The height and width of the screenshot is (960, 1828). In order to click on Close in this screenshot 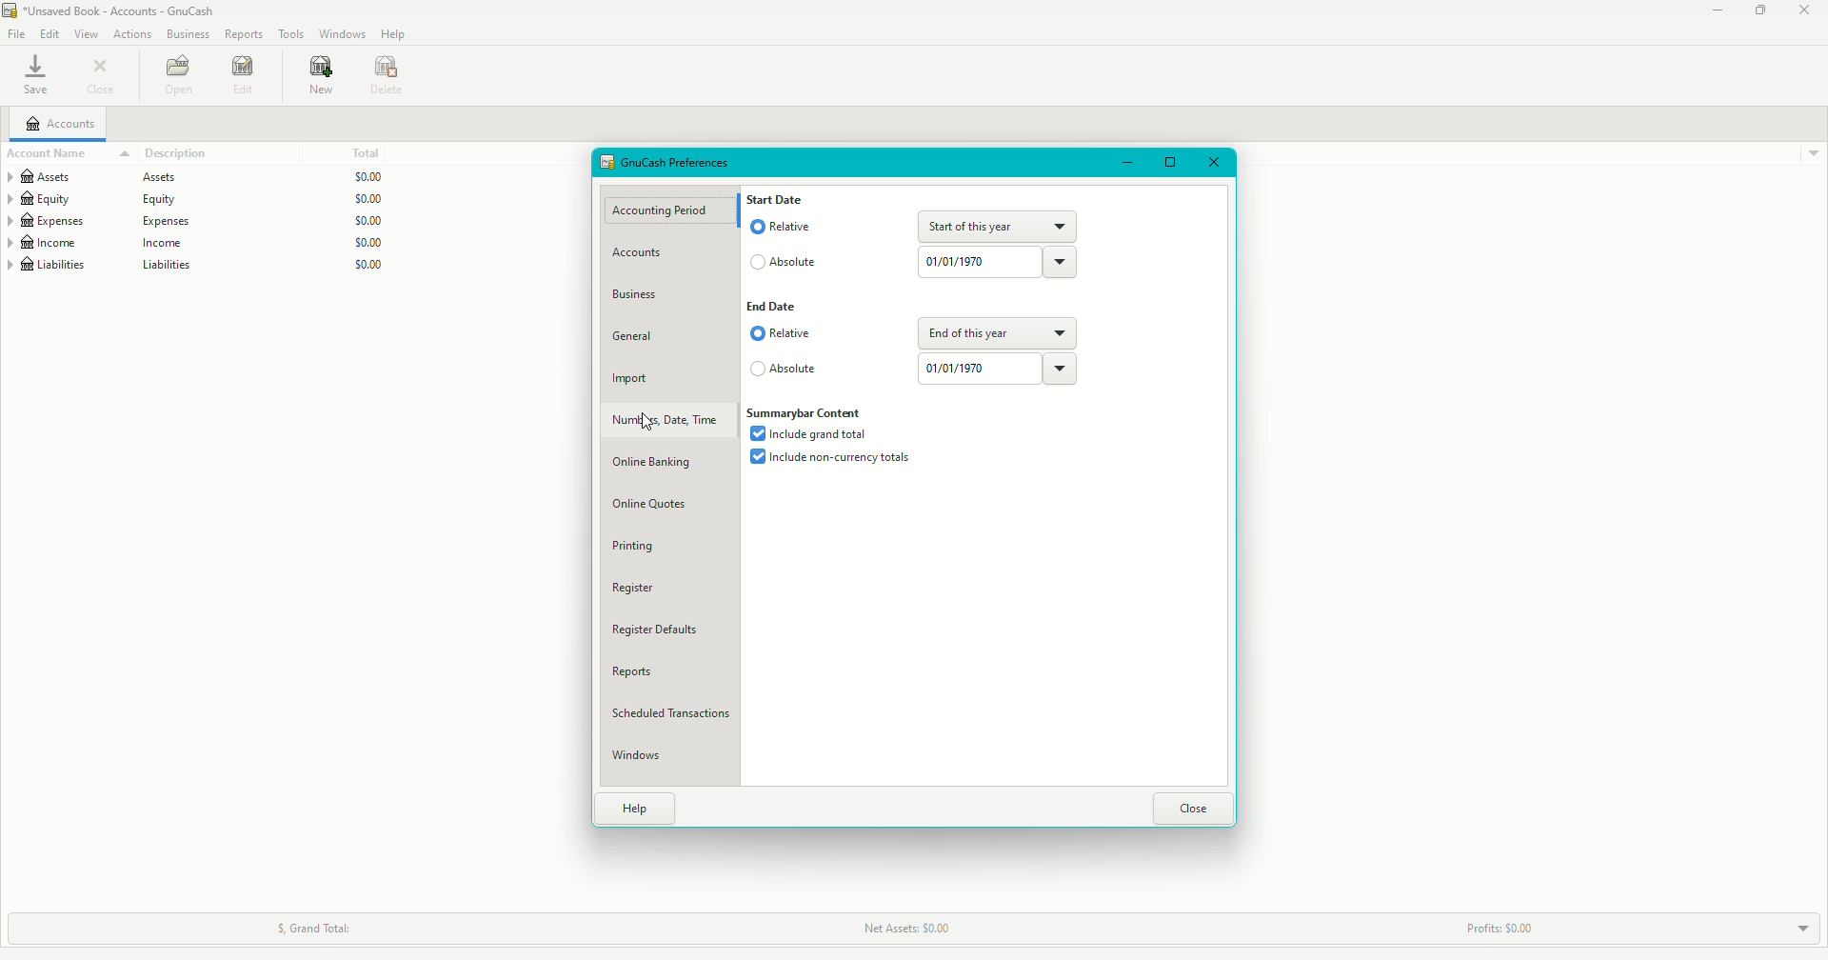, I will do `click(1213, 161)`.